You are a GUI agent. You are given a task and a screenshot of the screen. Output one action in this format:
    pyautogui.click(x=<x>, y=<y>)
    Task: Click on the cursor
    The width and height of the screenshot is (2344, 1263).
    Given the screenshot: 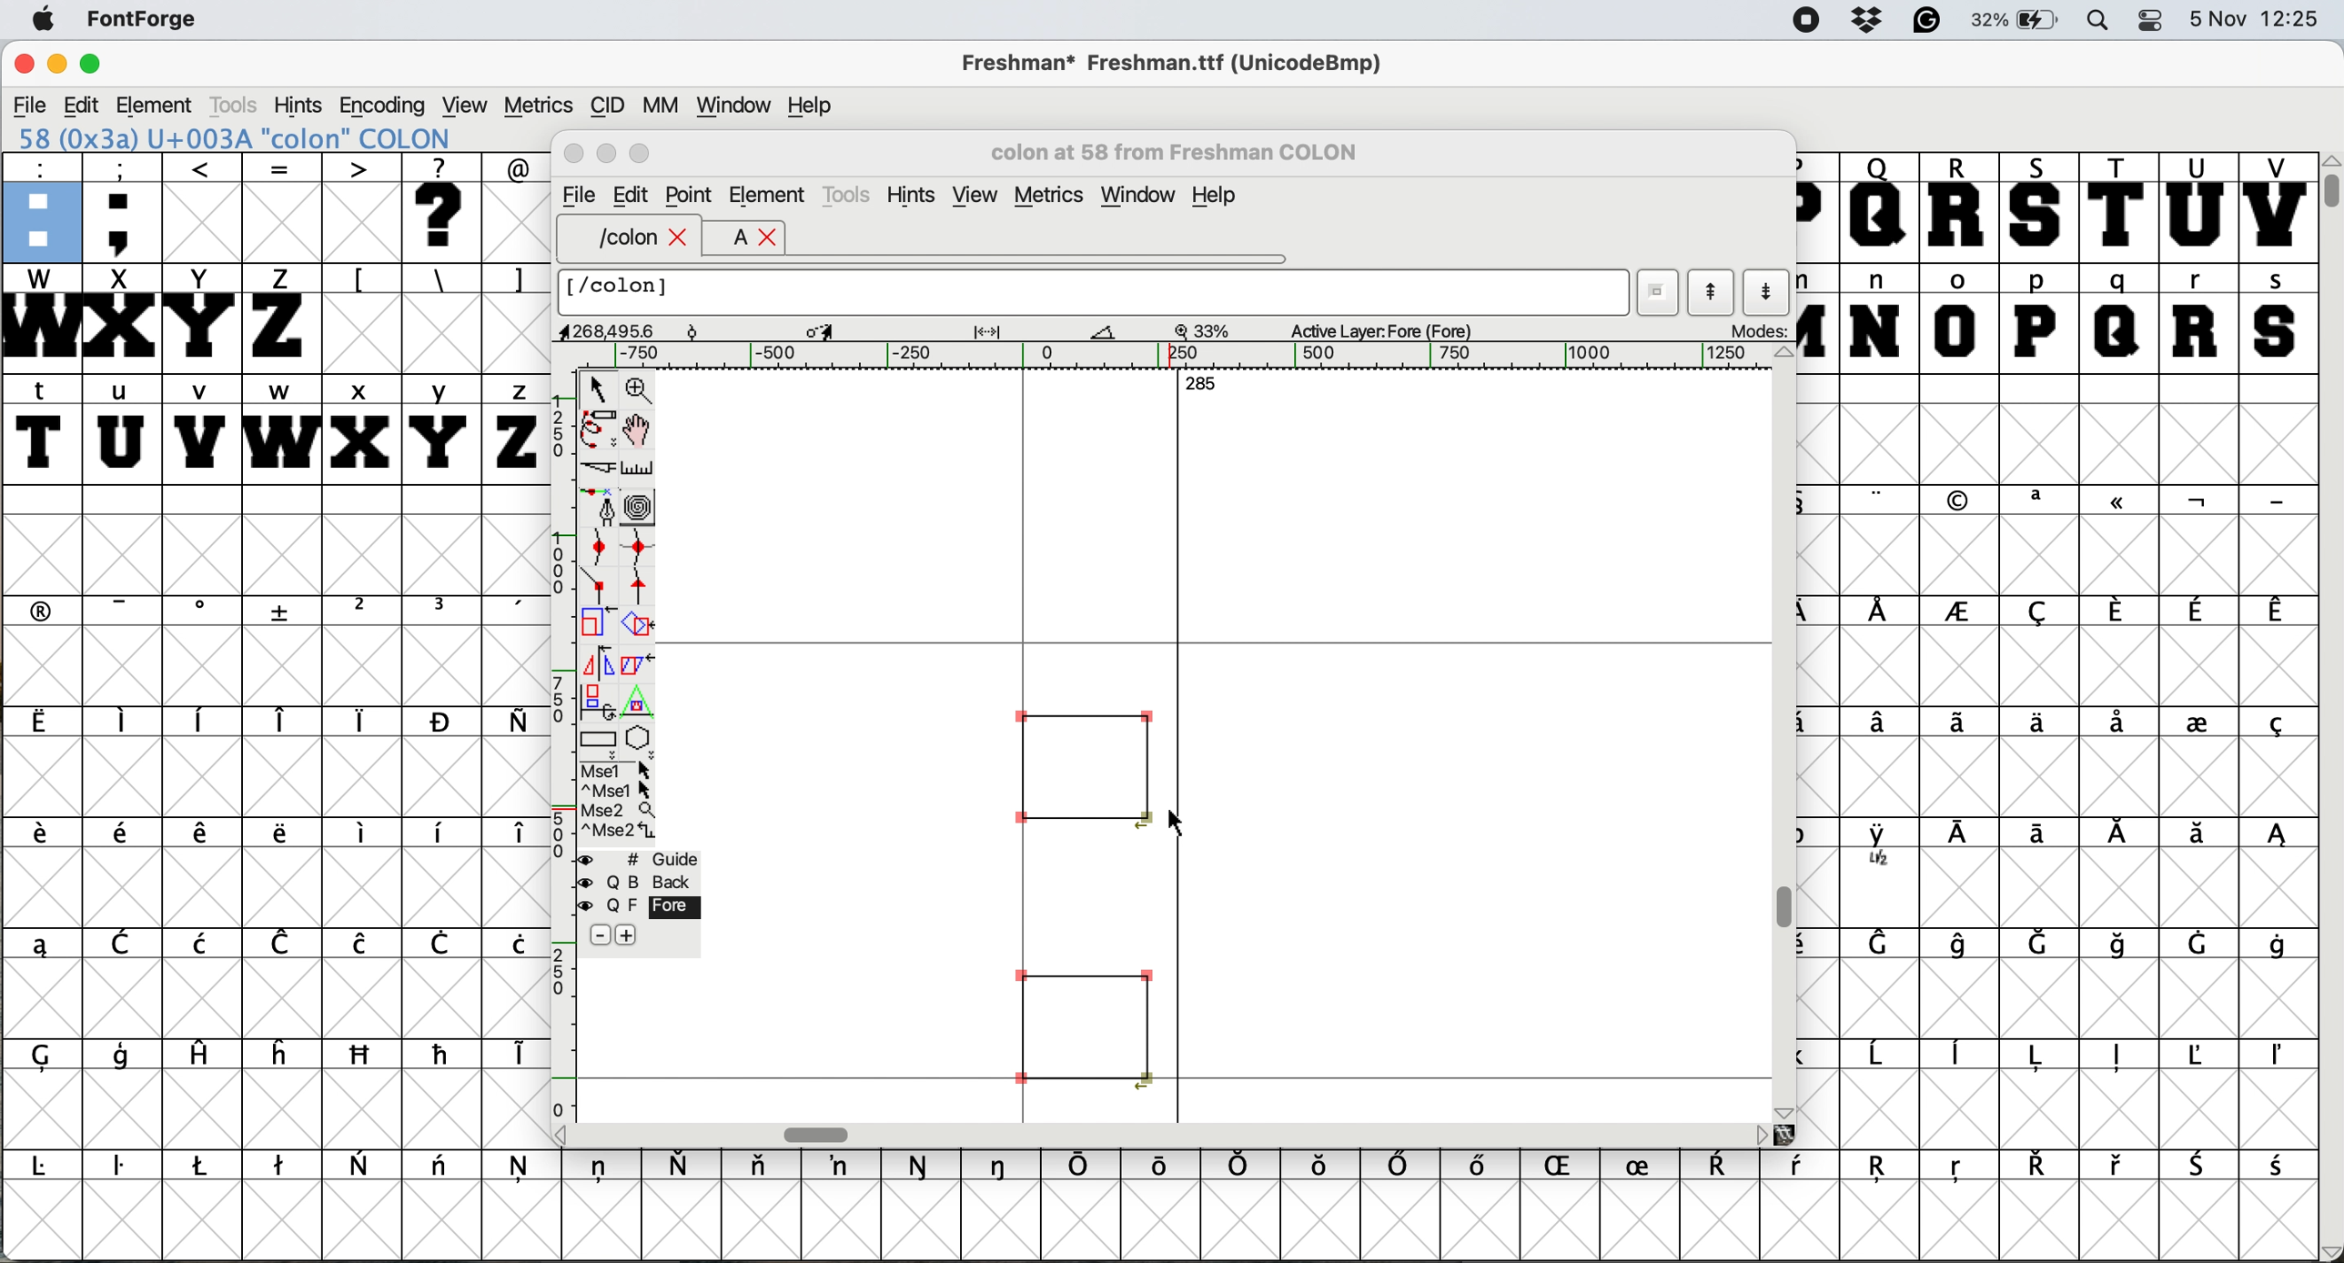 What is the action you would take?
    pyautogui.click(x=1181, y=821)
    